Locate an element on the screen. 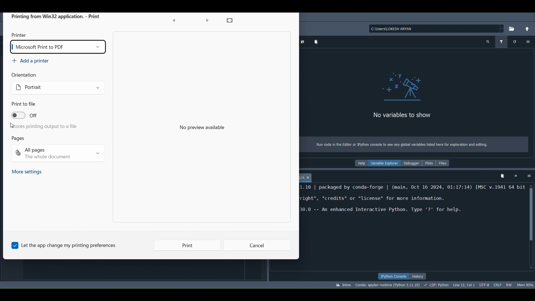  Interrupt kernel is located at coordinates (516, 176).